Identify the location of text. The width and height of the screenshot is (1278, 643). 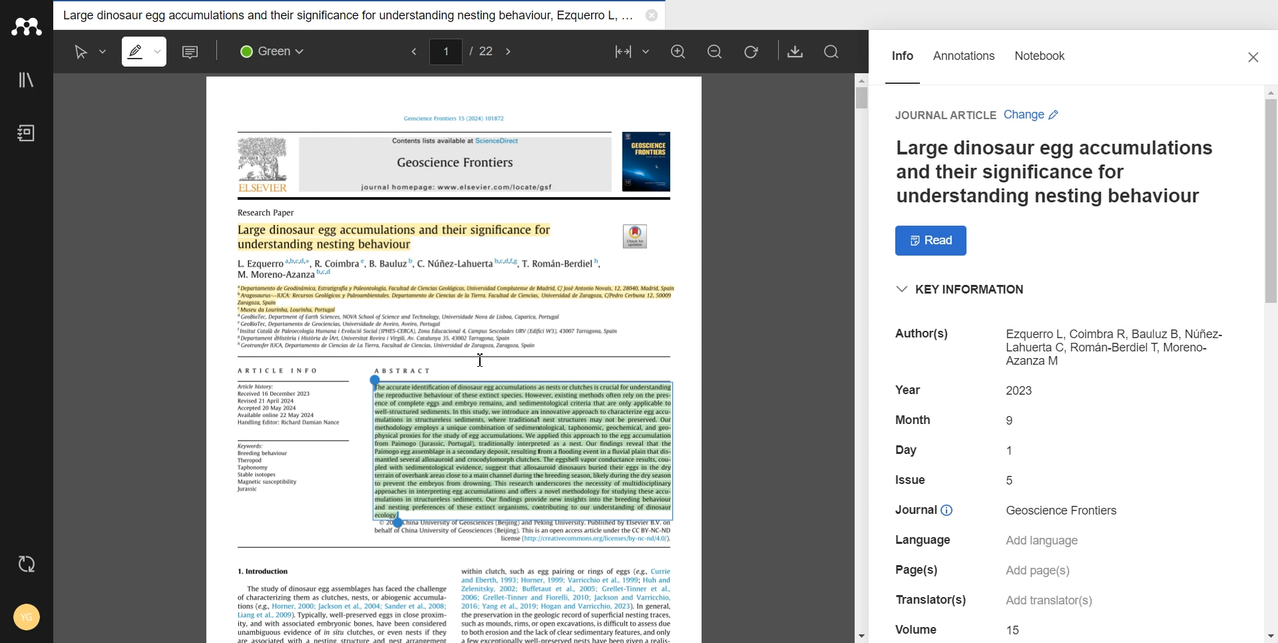
(1012, 480).